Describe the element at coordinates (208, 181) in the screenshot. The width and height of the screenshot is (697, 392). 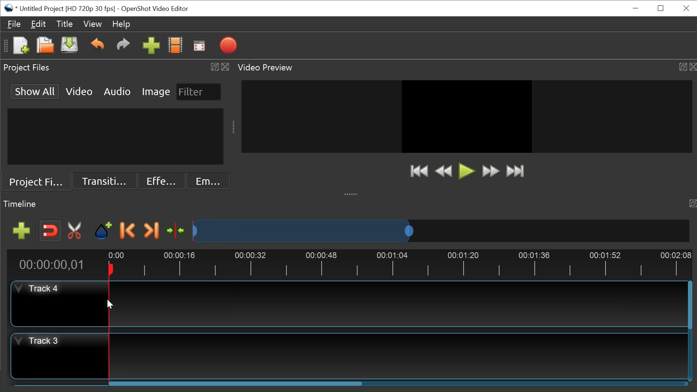
I see `Emoji` at that location.